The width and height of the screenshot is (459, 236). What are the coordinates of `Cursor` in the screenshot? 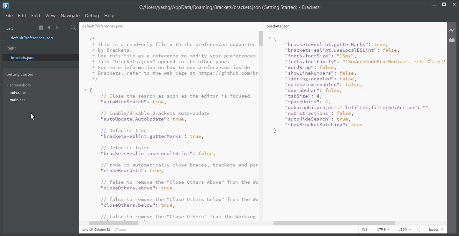 It's located at (33, 117).